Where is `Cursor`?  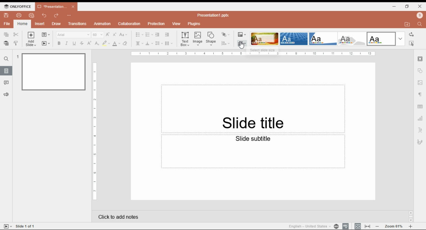 Cursor is located at coordinates (242, 46).